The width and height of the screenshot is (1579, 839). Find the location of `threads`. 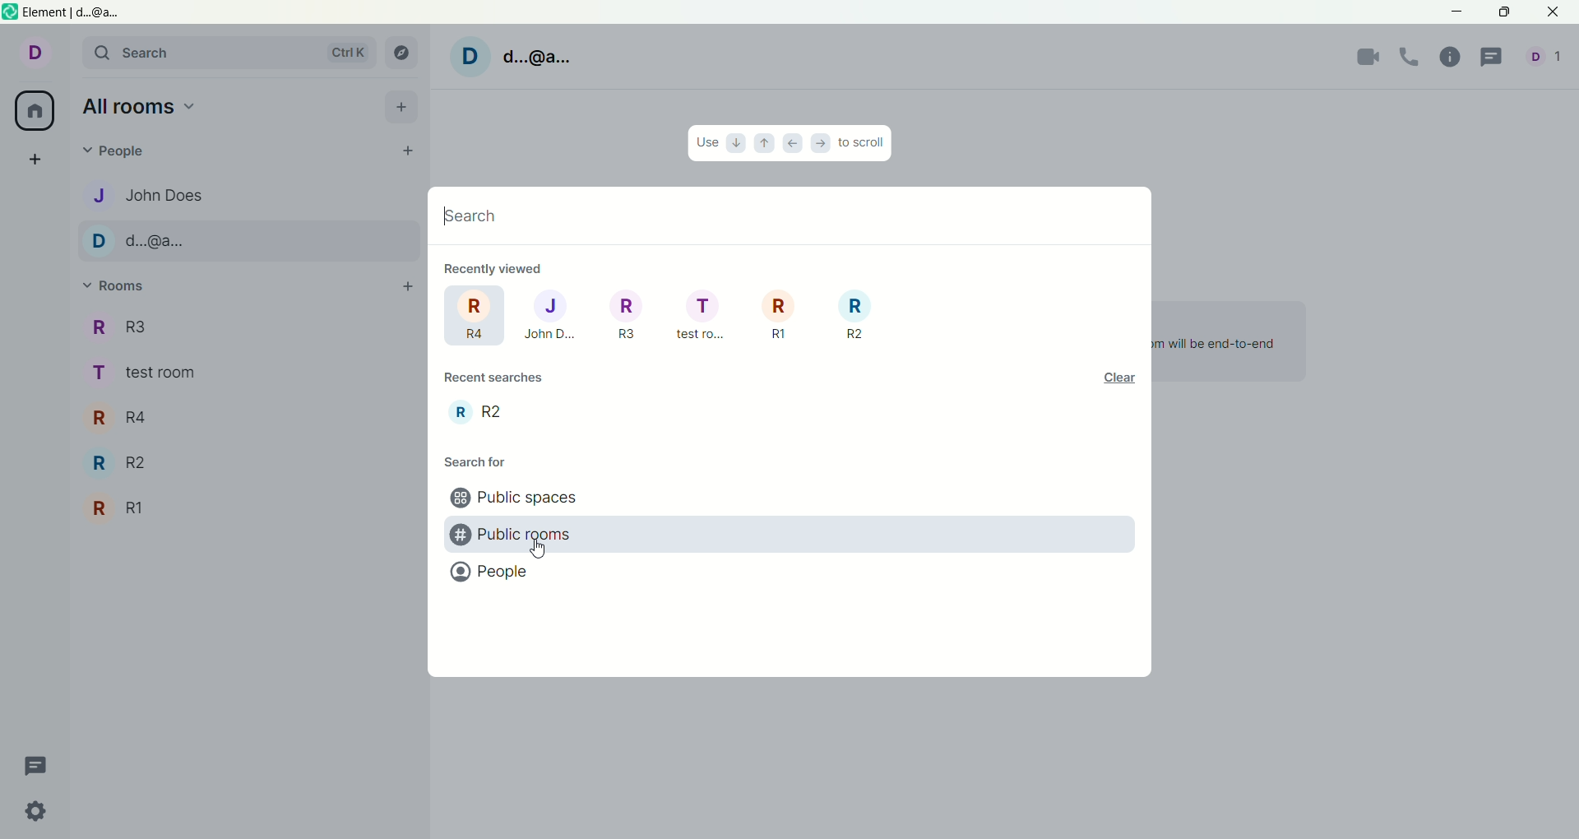

threads is located at coordinates (38, 767).